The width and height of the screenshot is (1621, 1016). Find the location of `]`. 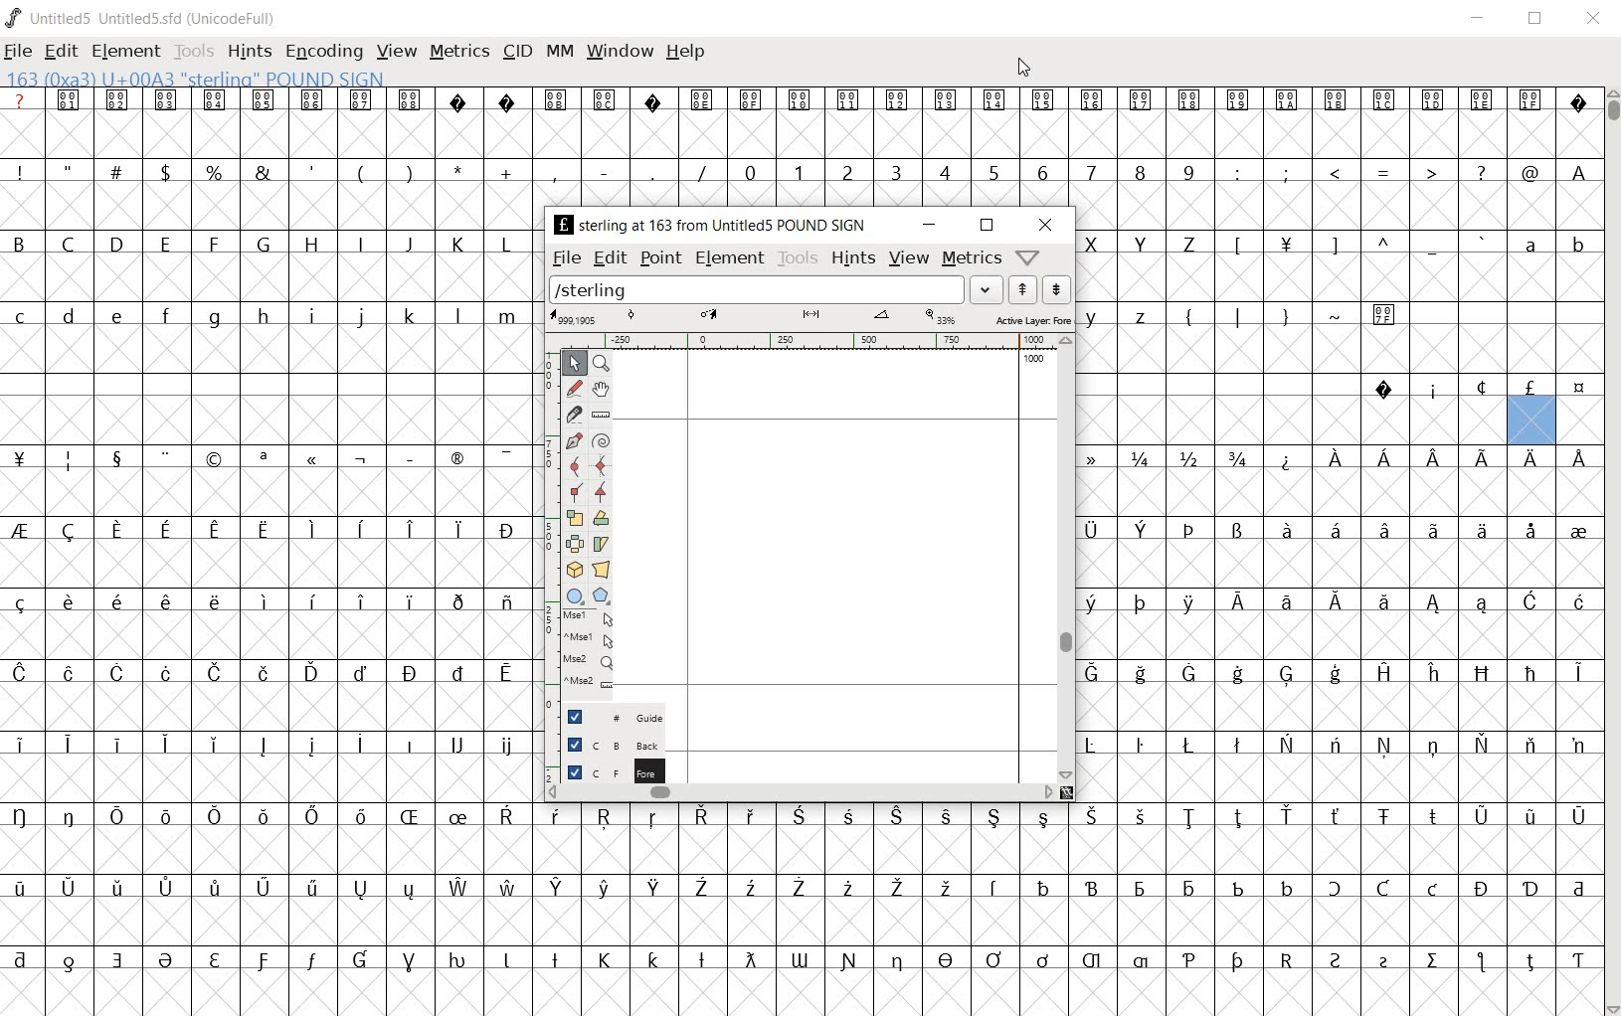

] is located at coordinates (1336, 244).